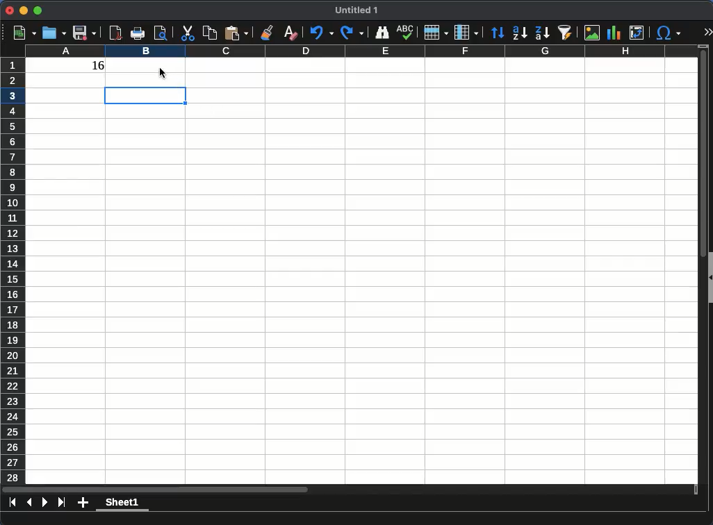  What do you see at coordinates (290, 33) in the screenshot?
I see `clear formatting` at bounding box center [290, 33].